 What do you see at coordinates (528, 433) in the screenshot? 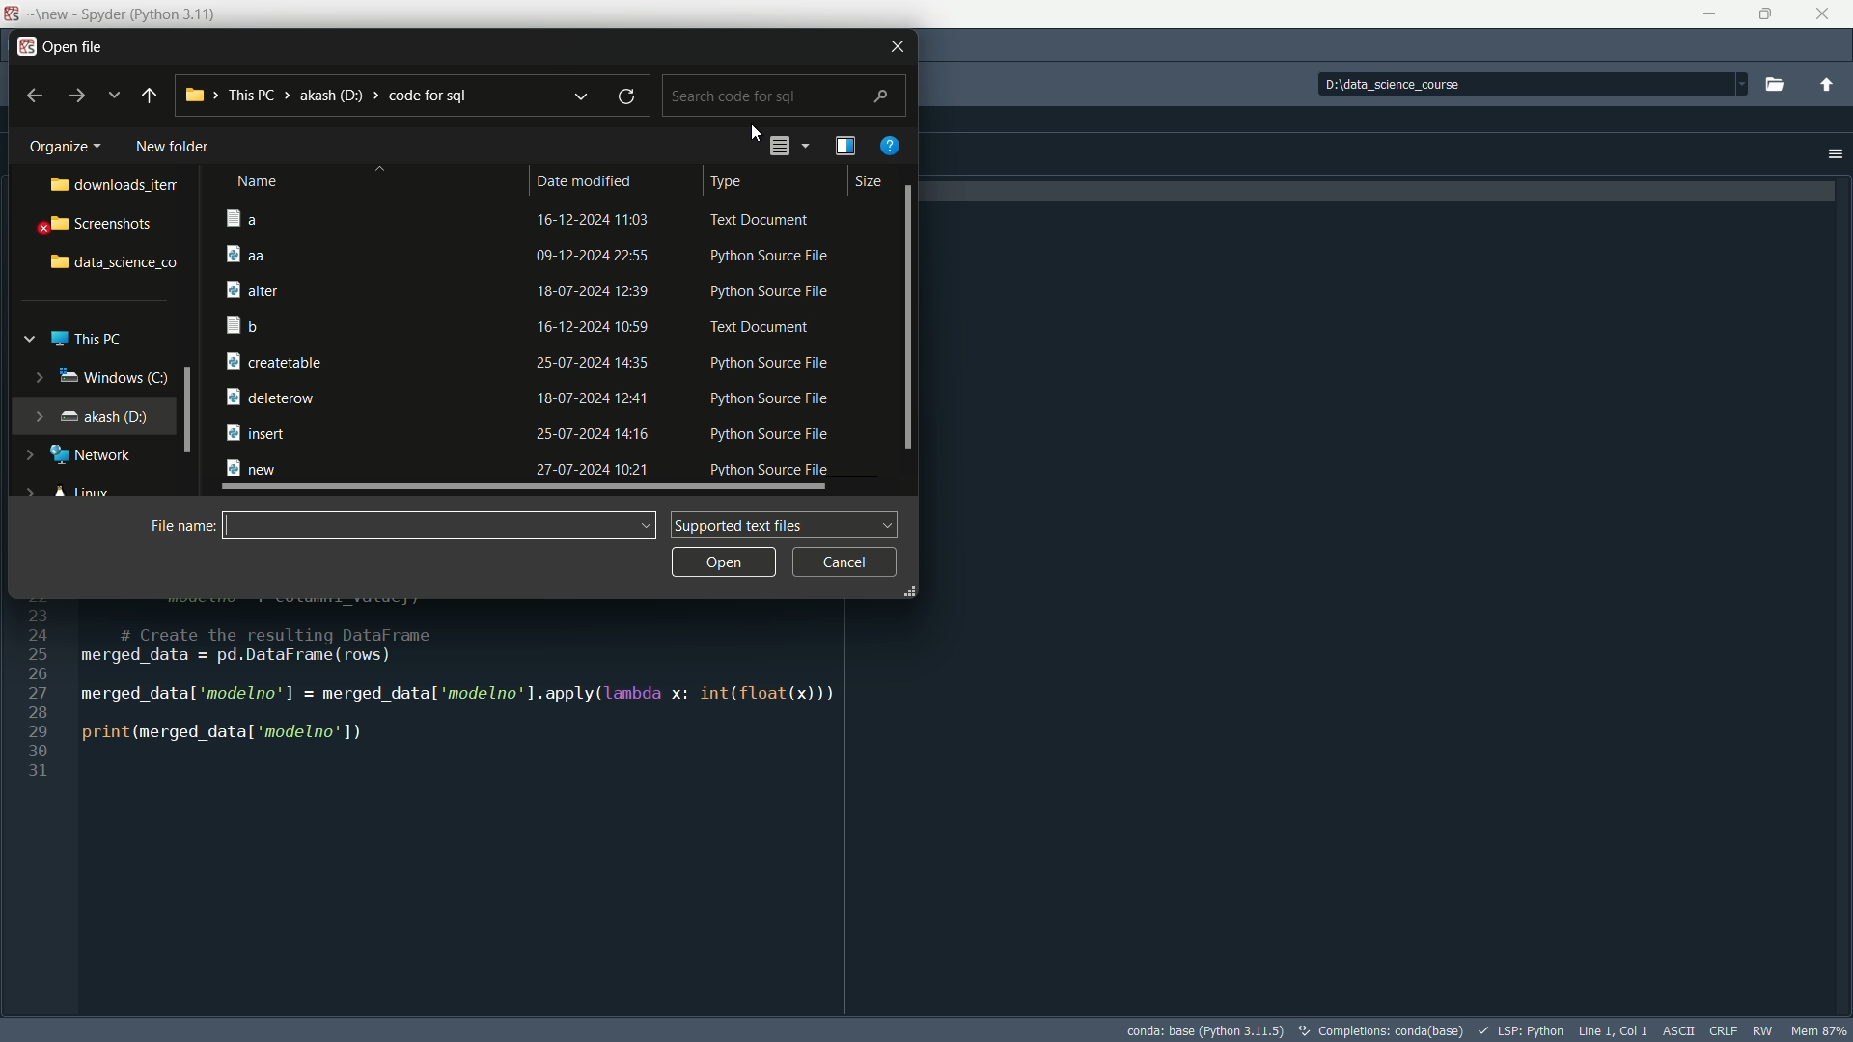
I see `file-7` at bounding box center [528, 433].